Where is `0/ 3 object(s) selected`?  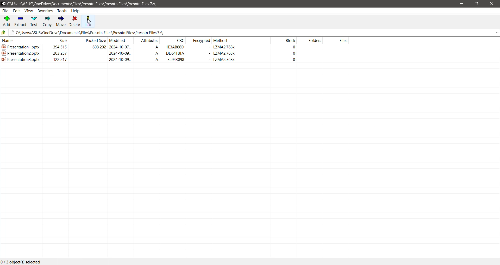 0/ 3 object(s) selected is located at coordinates (20, 261).